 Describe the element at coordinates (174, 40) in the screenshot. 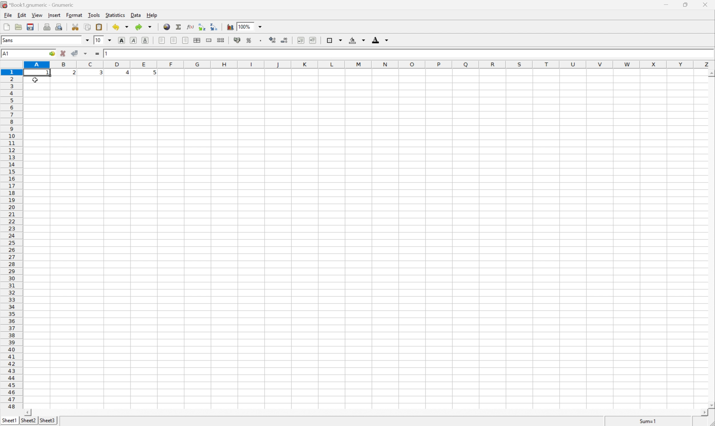

I see `center horizontally` at that location.